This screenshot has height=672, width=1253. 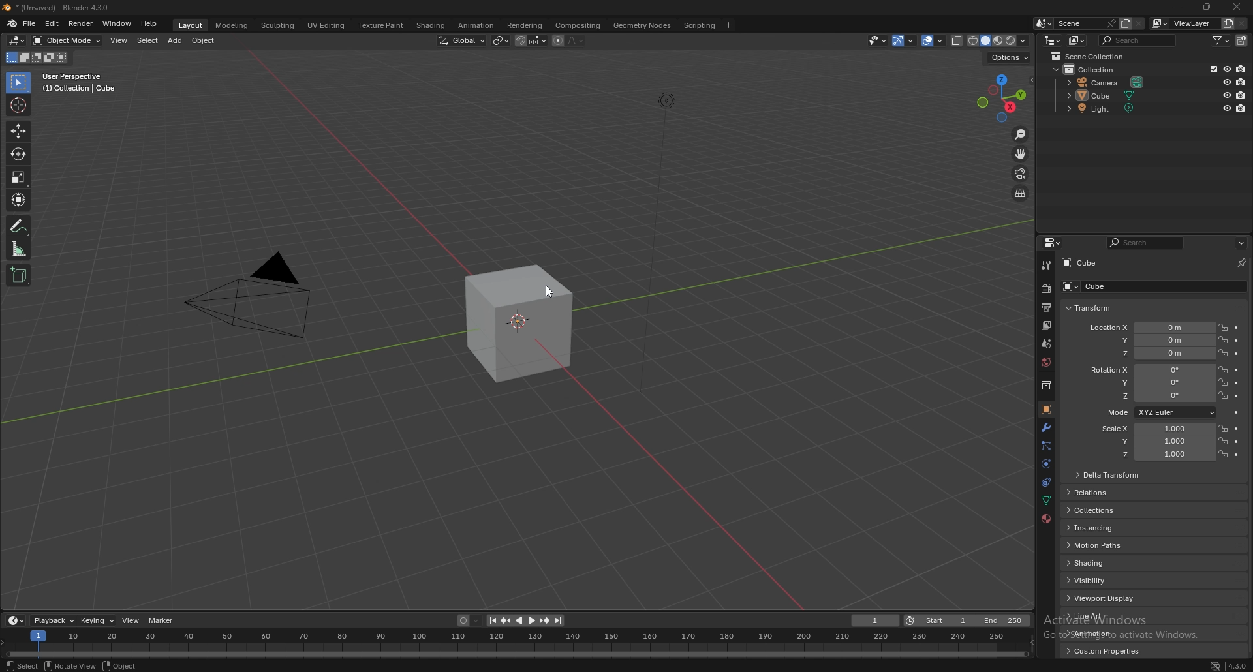 What do you see at coordinates (554, 293) in the screenshot?
I see `CURSOR` at bounding box center [554, 293].